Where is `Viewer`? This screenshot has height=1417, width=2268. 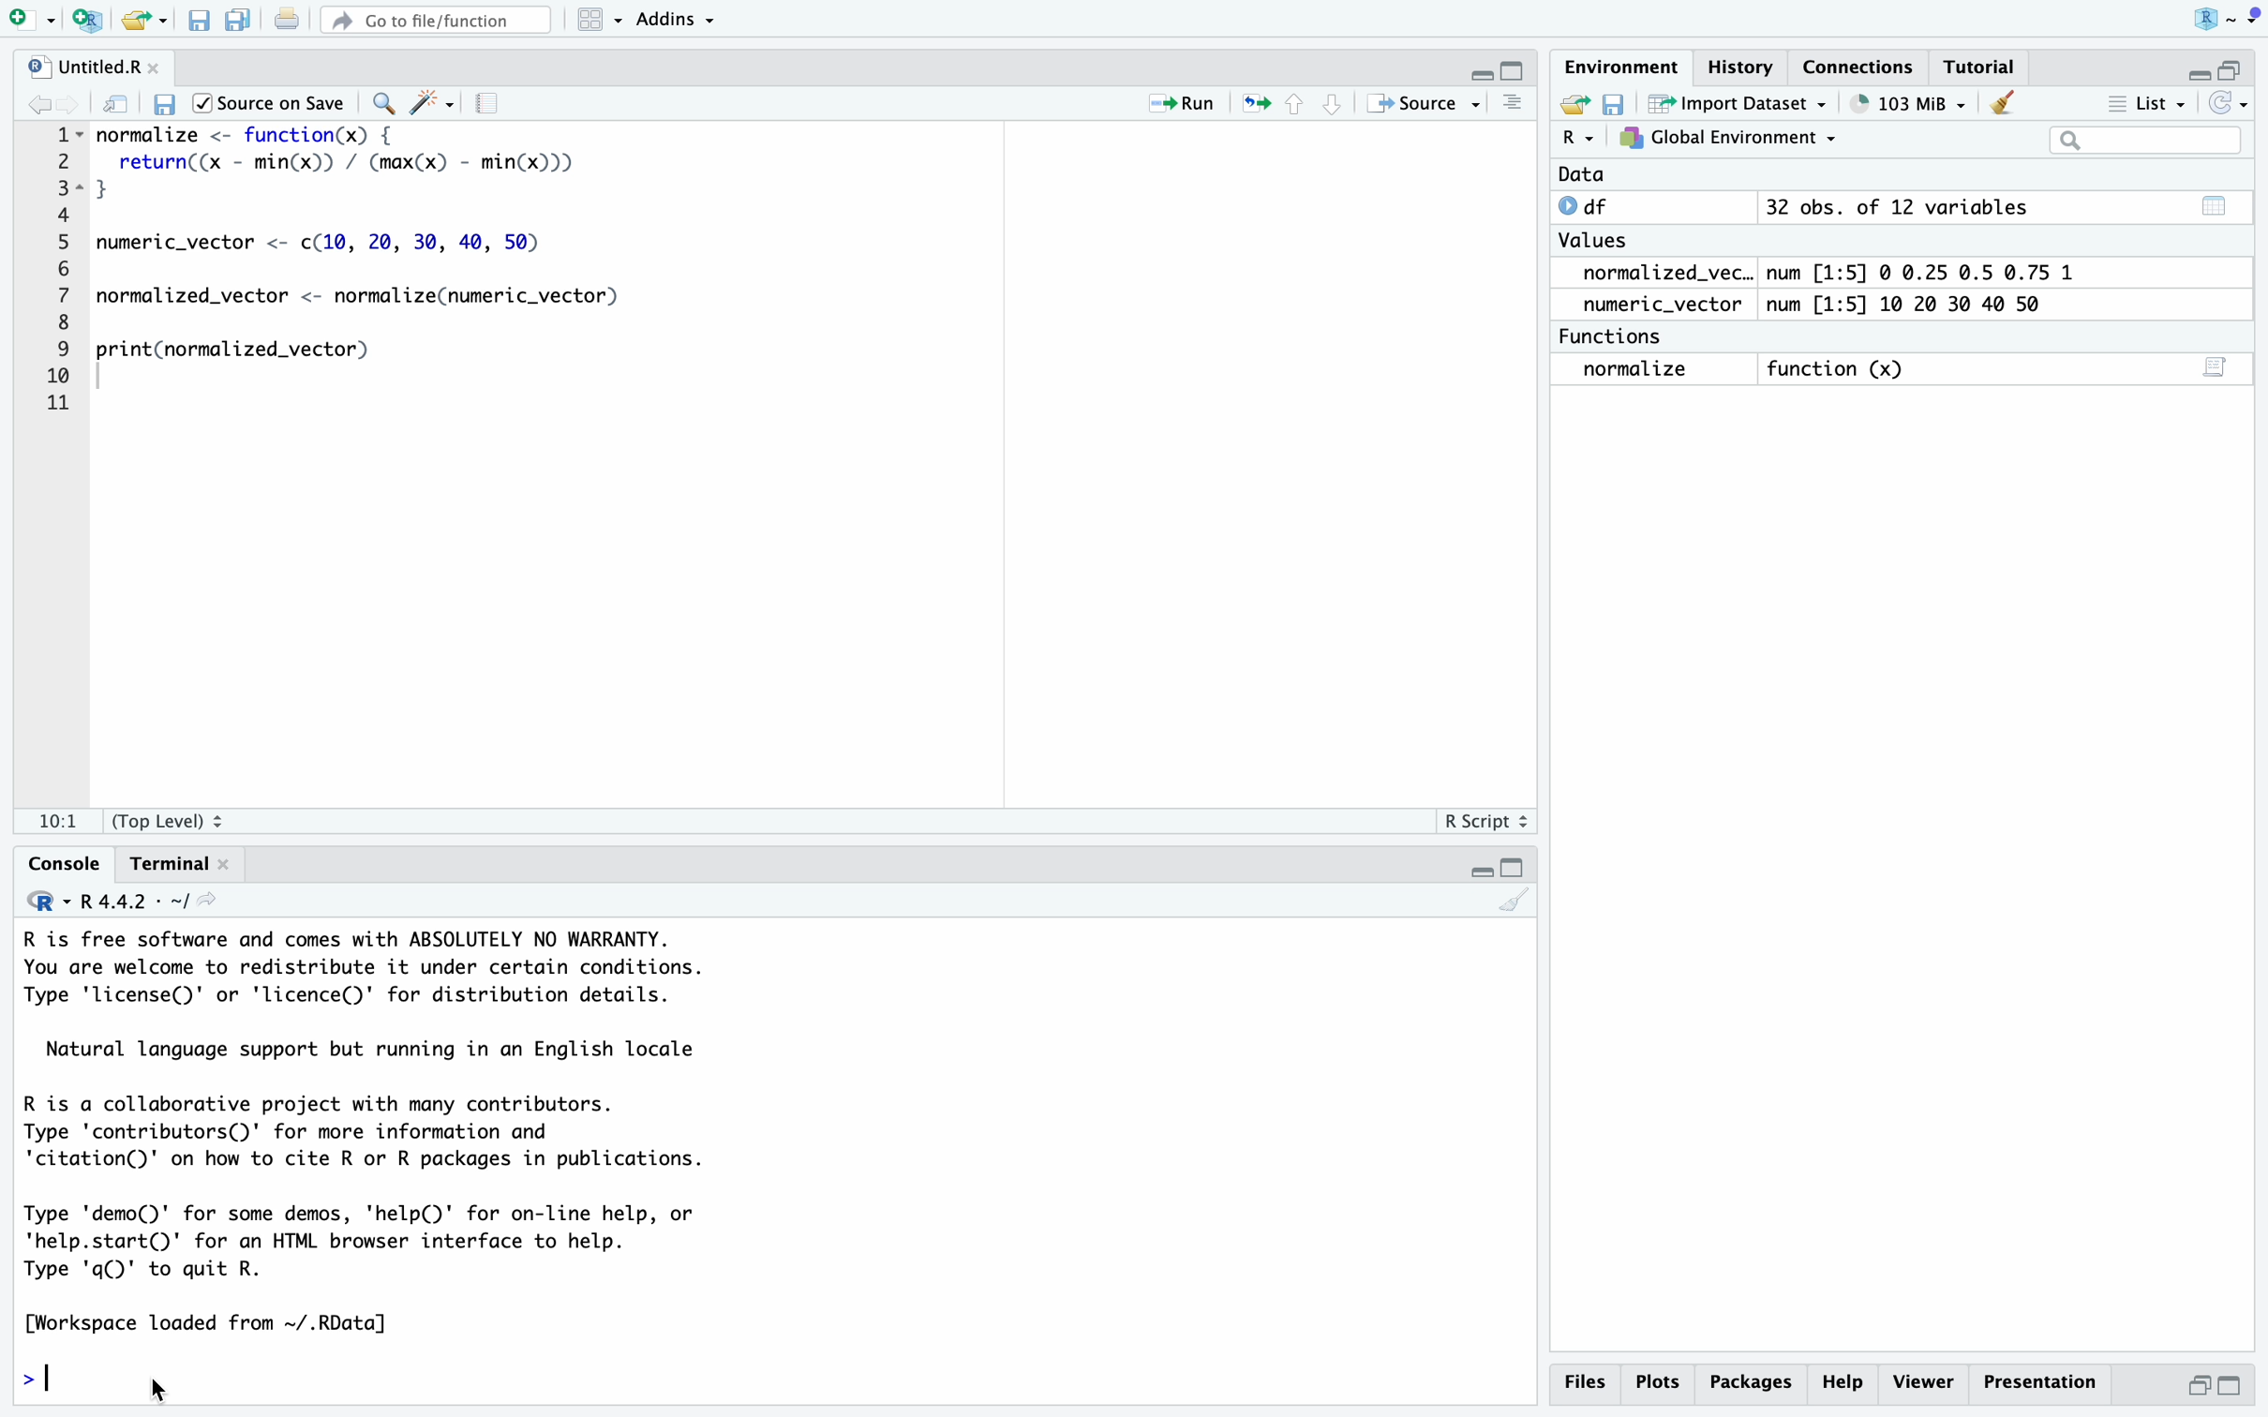
Viewer is located at coordinates (1925, 1380).